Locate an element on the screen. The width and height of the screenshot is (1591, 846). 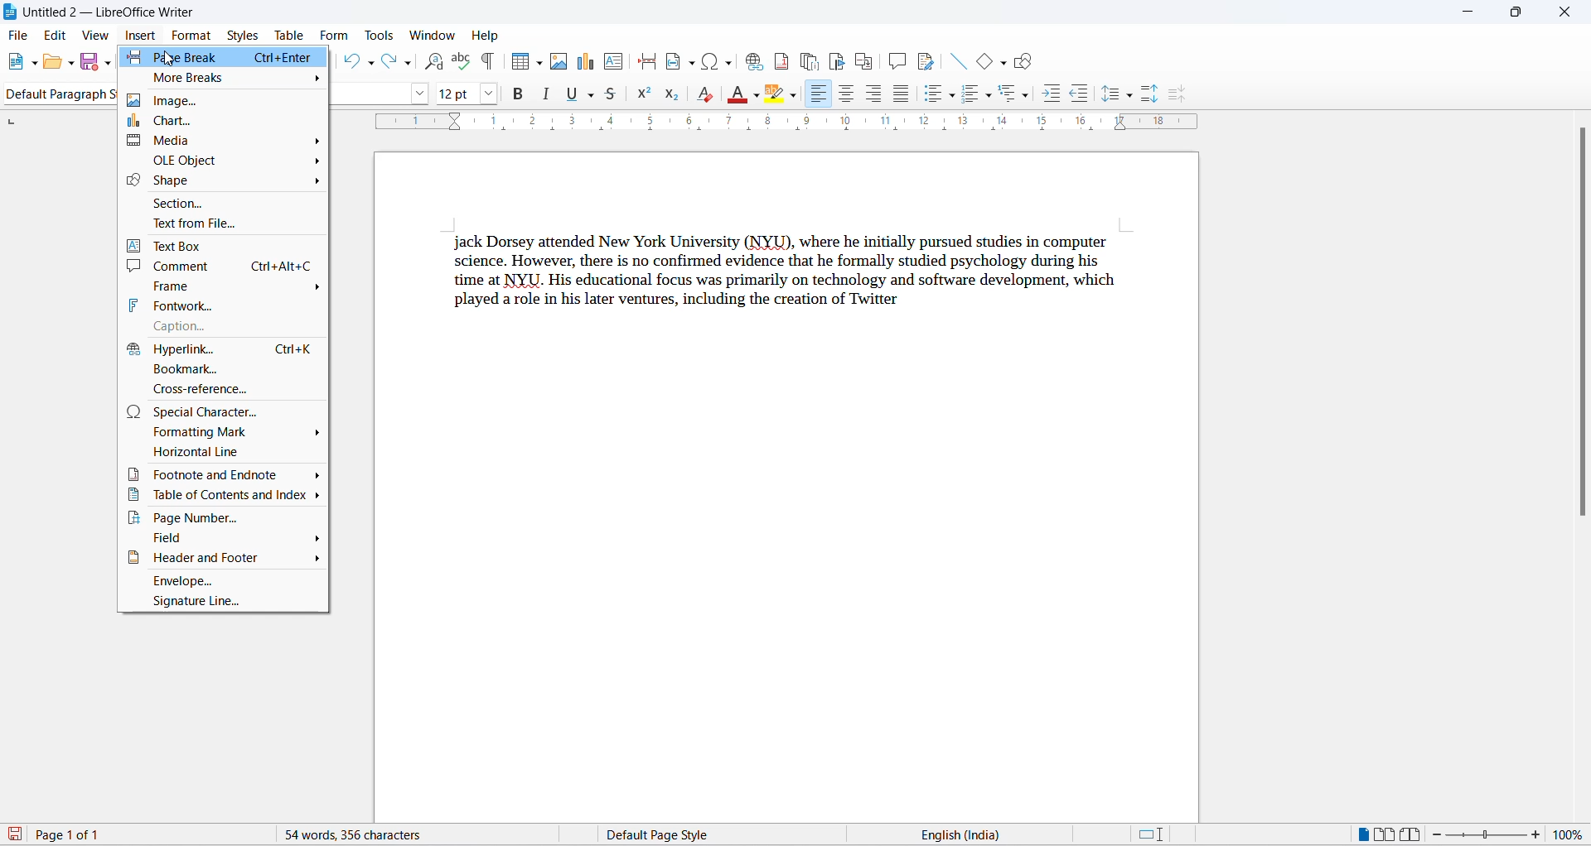
underline is located at coordinates (570, 94).